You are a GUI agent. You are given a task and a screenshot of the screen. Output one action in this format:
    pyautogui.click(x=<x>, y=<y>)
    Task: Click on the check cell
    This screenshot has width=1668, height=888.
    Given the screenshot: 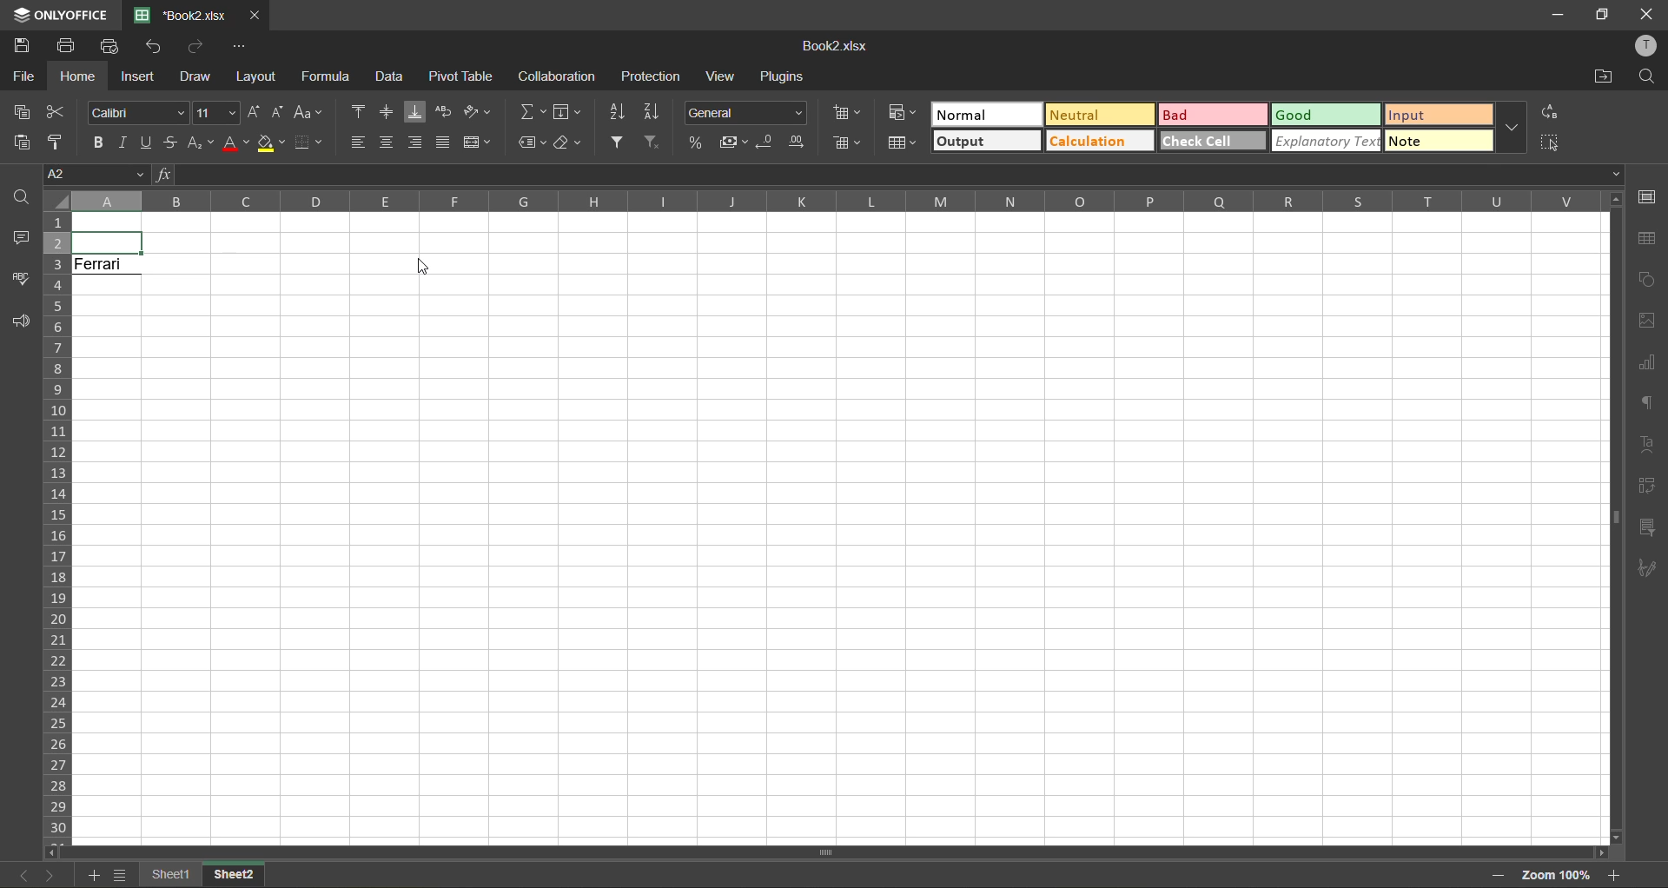 What is the action you would take?
    pyautogui.click(x=1214, y=142)
    